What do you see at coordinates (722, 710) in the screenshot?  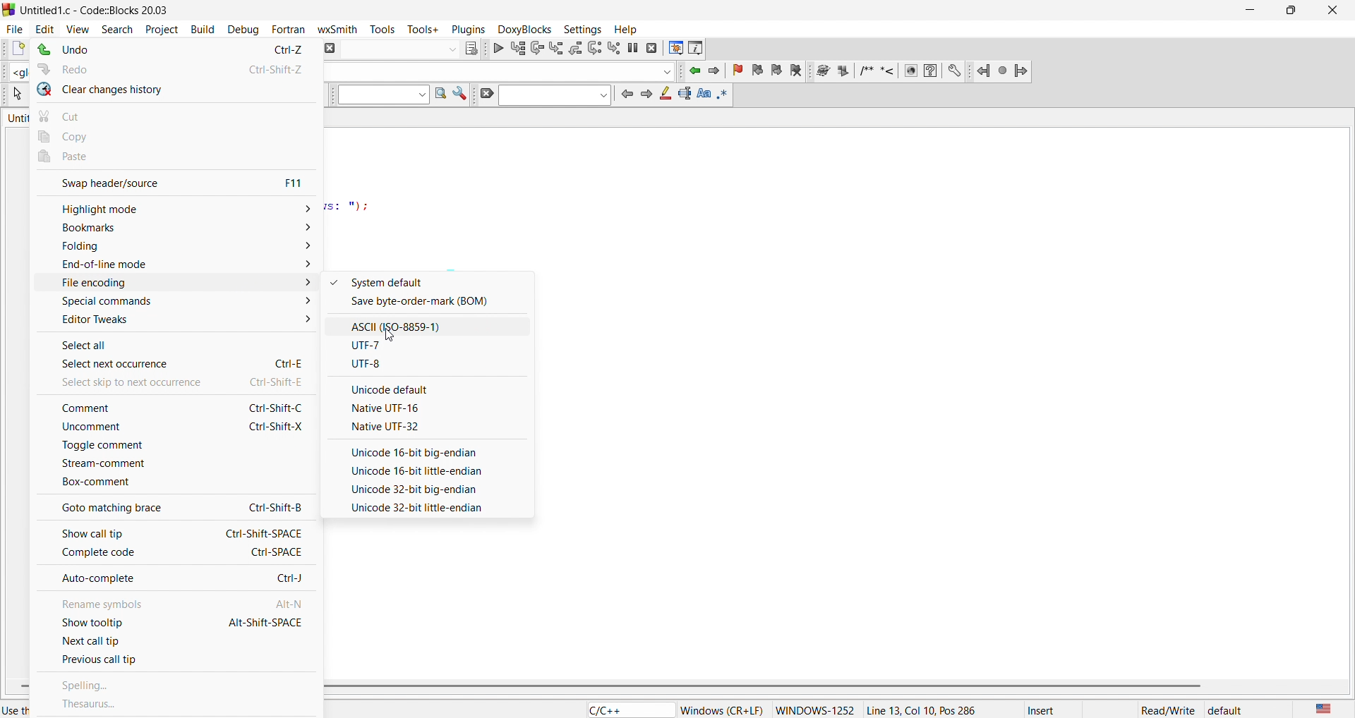 I see `Windows (CR+LF)` at bounding box center [722, 710].